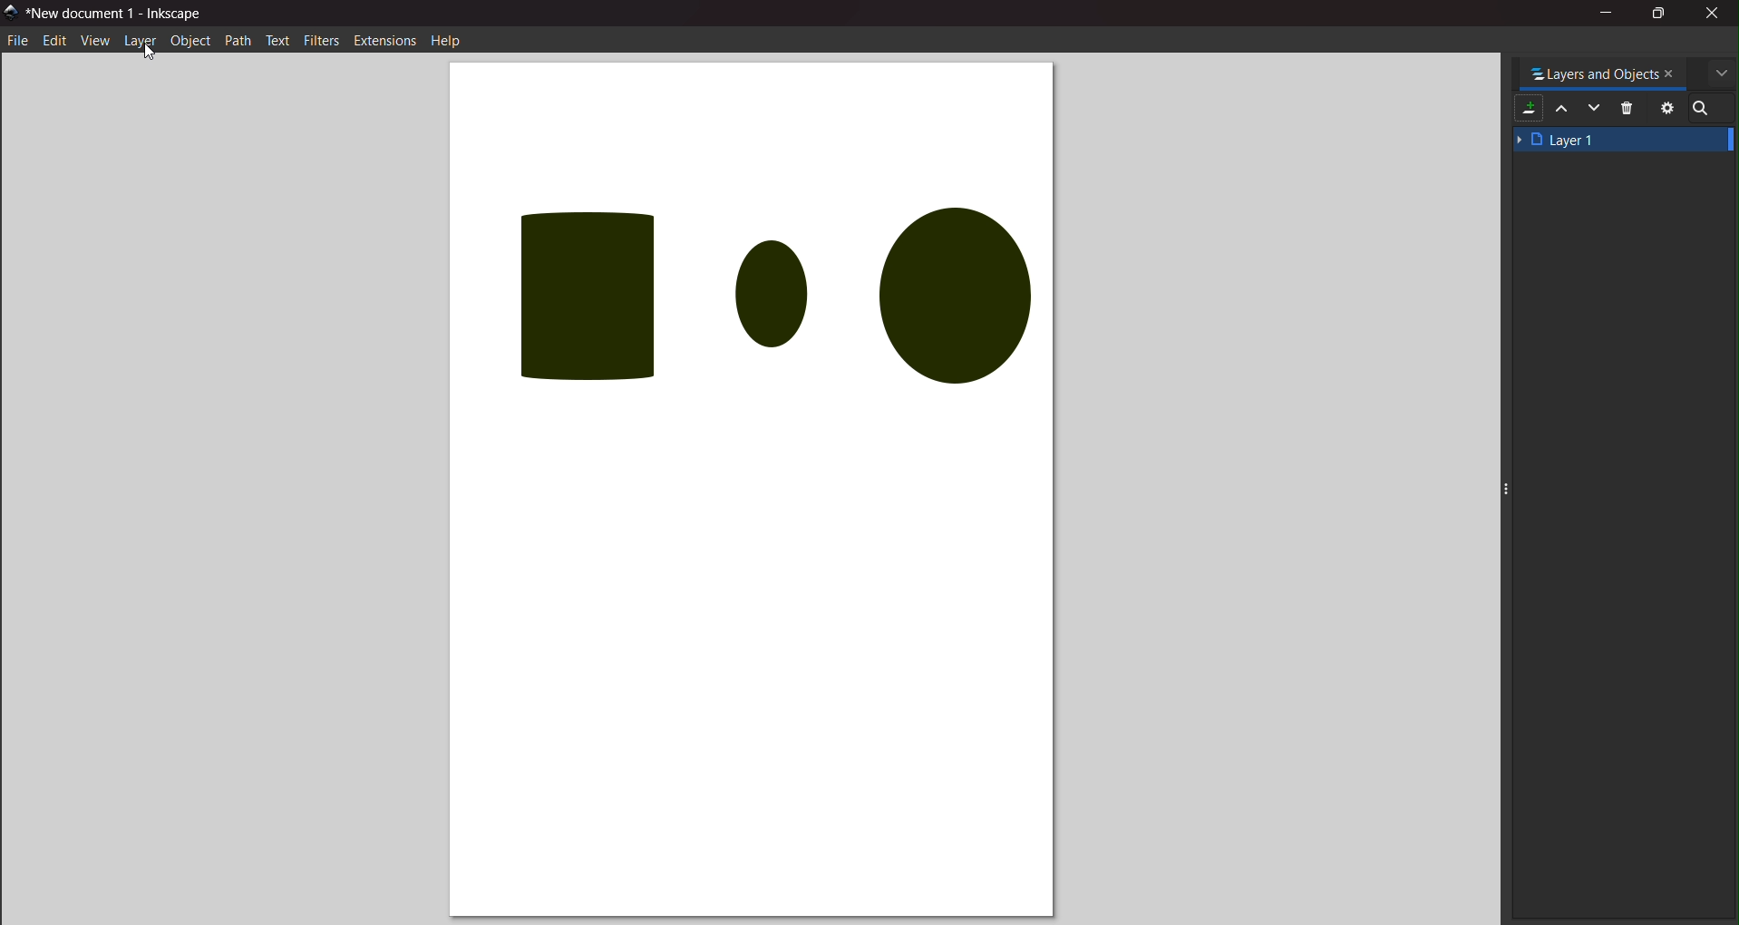 The image size is (1739, 925). What do you see at coordinates (1607, 15) in the screenshot?
I see `minimize` at bounding box center [1607, 15].